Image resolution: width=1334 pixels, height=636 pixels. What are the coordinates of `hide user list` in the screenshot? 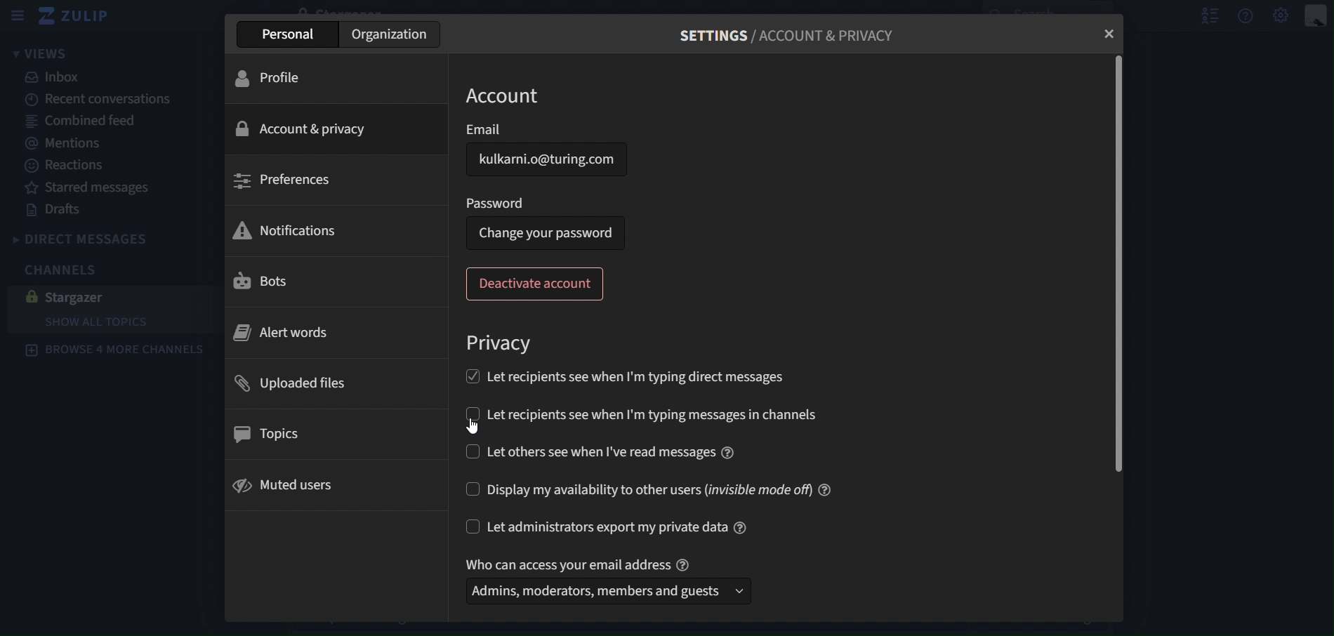 It's located at (1213, 19).